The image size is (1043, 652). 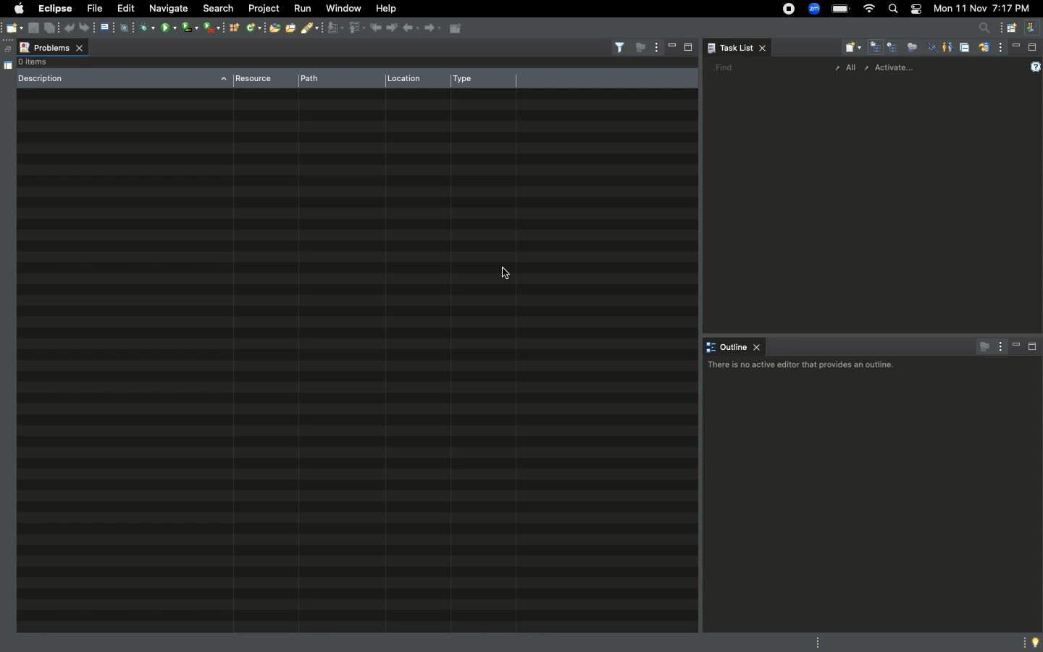 I want to click on Problems, so click(x=54, y=45).